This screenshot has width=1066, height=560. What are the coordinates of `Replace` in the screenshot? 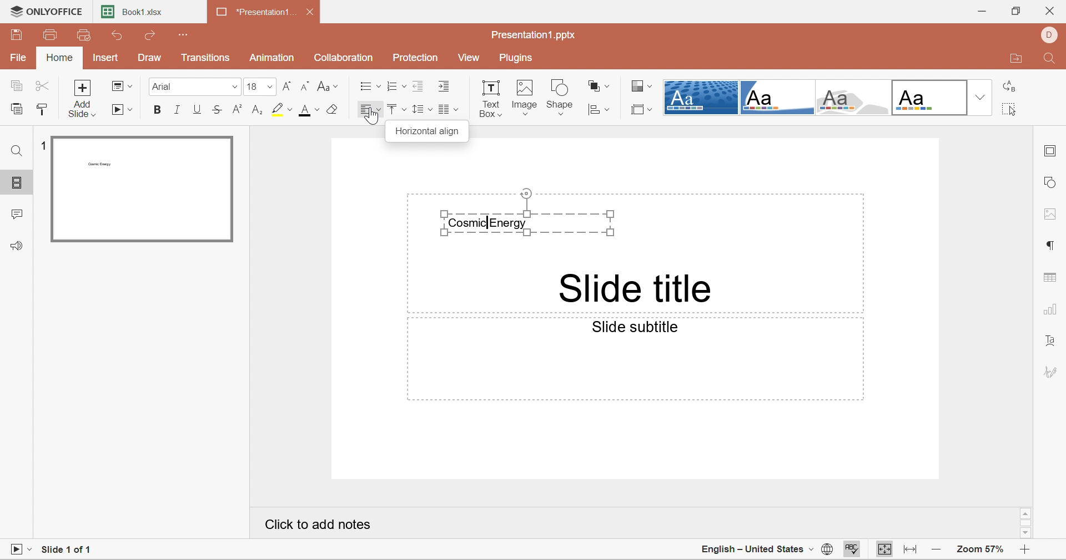 It's located at (1012, 86).